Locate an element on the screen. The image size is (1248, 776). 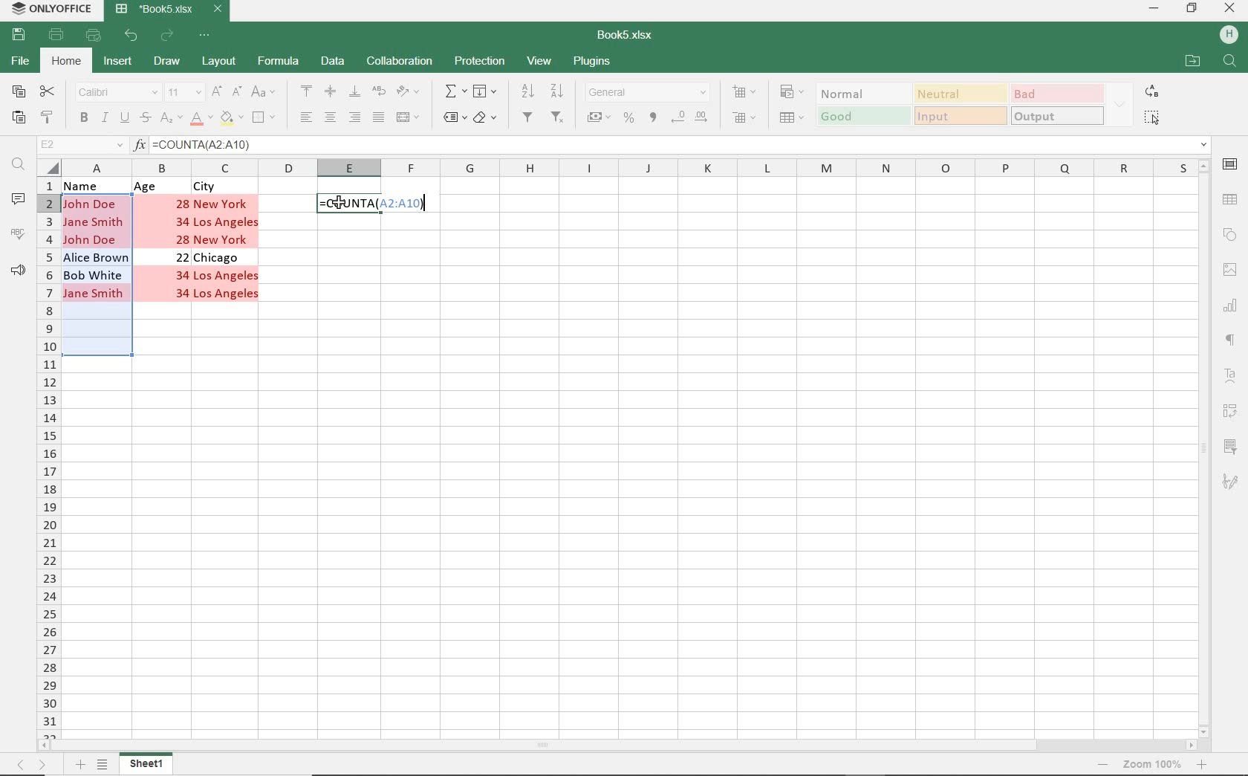
MINIMIZE is located at coordinates (1153, 7).